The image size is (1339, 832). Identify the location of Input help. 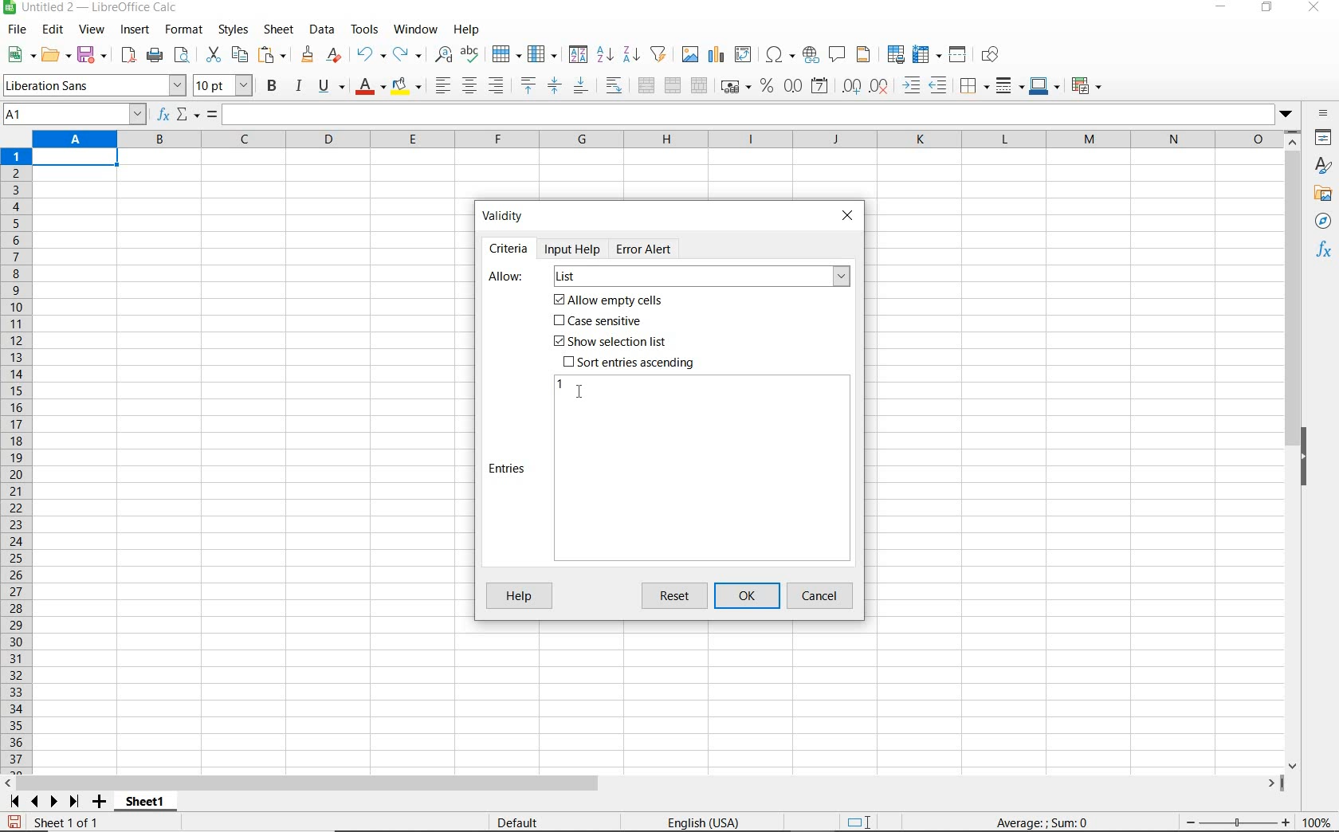
(574, 249).